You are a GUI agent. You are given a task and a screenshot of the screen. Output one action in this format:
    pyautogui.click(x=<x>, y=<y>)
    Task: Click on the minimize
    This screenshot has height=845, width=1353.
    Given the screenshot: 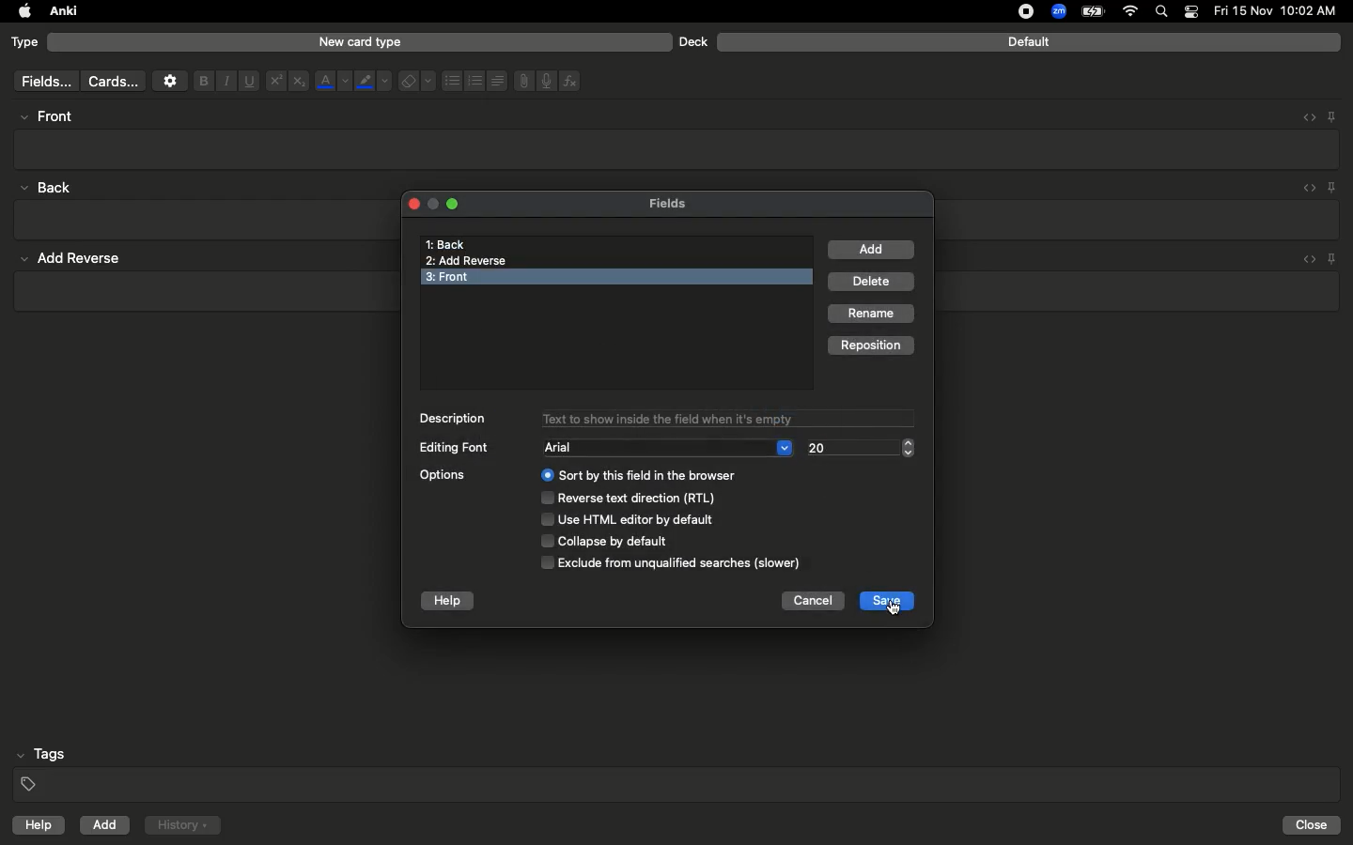 What is the action you would take?
    pyautogui.click(x=431, y=205)
    